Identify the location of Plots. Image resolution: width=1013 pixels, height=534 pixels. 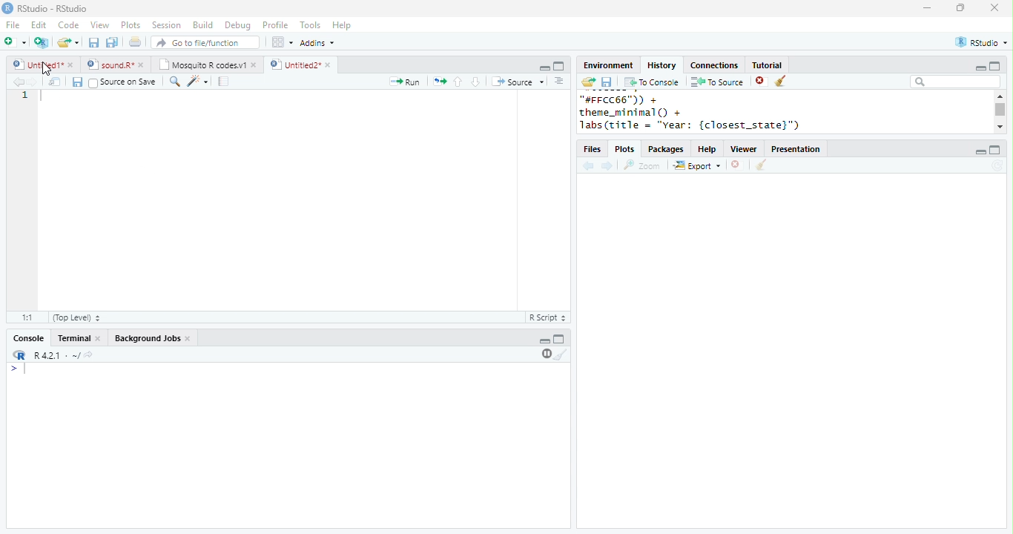
(624, 149).